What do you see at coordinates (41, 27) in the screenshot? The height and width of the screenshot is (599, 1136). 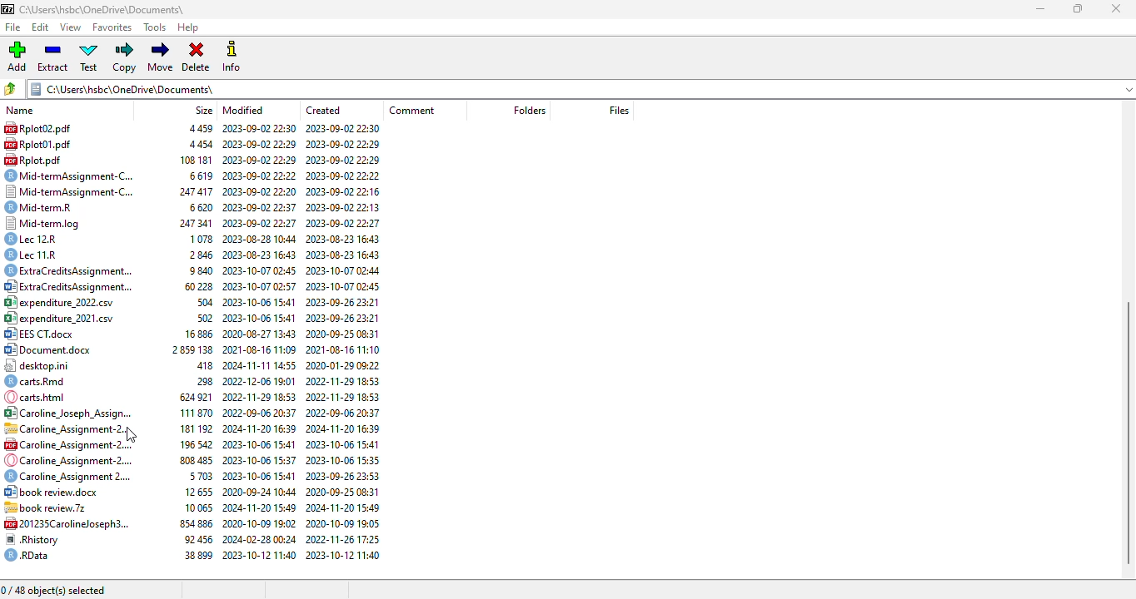 I see `edit` at bounding box center [41, 27].